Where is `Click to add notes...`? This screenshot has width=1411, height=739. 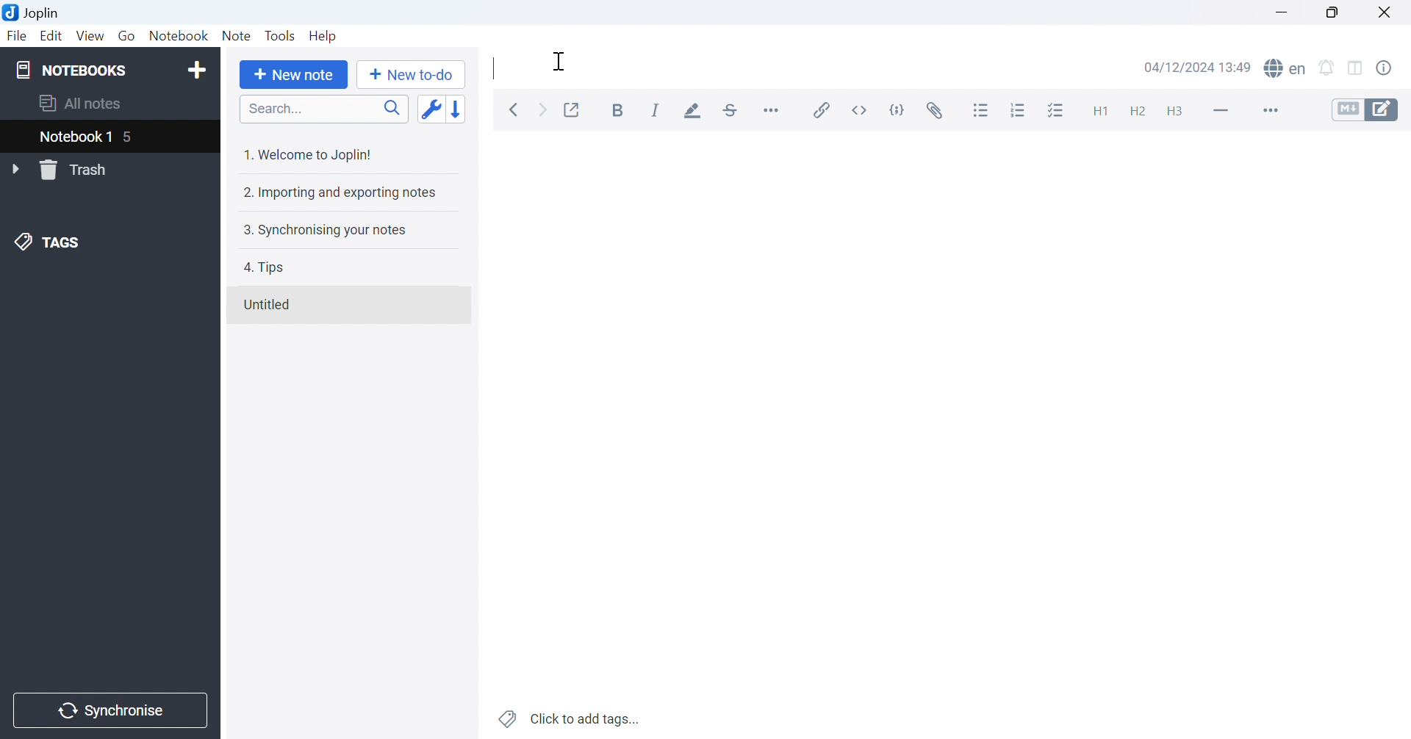
Click to add notes... is located at coordinates (571, 717).